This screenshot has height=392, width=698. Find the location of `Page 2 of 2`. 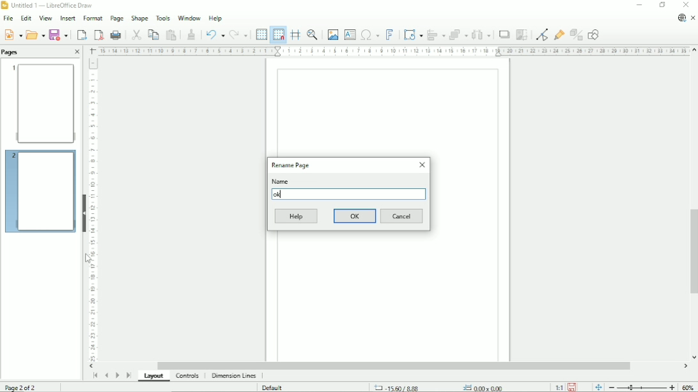

Page 2 of 2 is located at coordinates (23, 386).